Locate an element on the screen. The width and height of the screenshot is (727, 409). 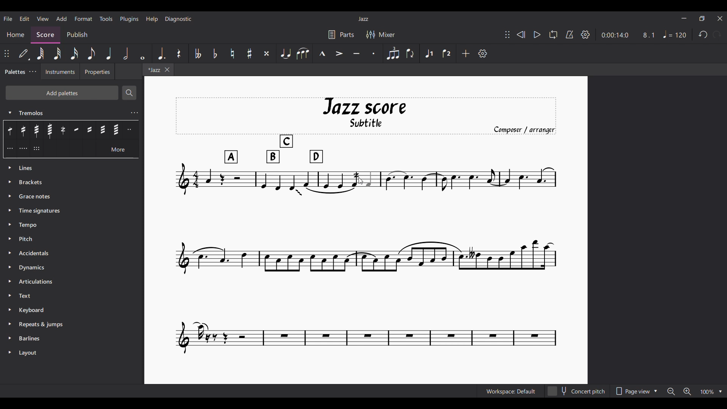
Add is located at coordinates (466, 53).